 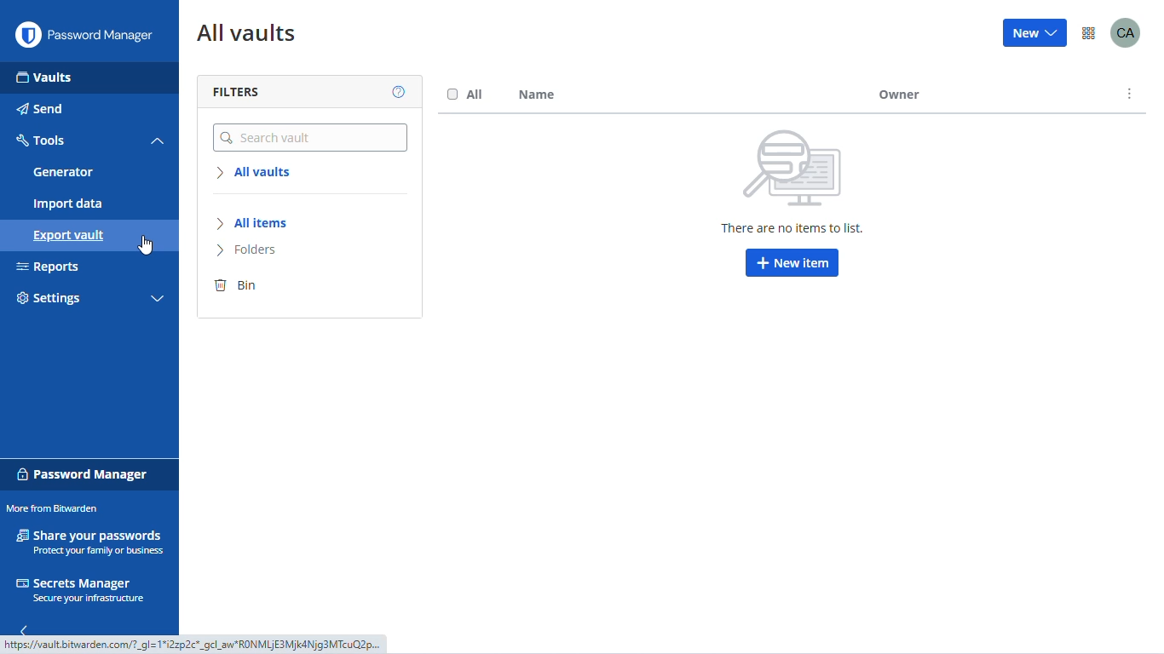 I want to click on link, so click(x=194, y=646).